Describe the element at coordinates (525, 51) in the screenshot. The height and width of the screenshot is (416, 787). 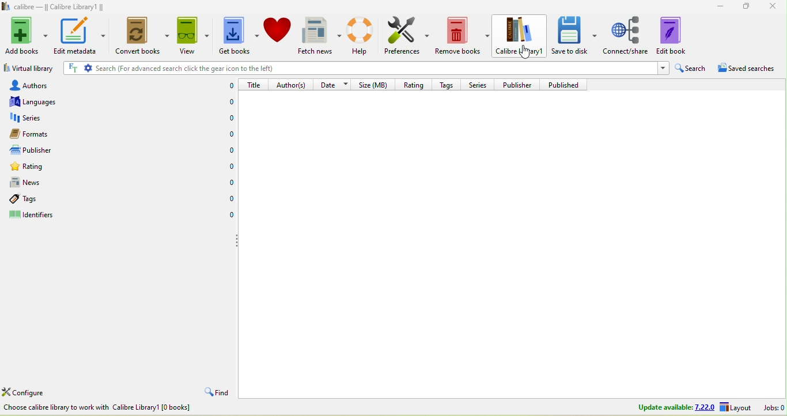
I see `cursor` at that location.